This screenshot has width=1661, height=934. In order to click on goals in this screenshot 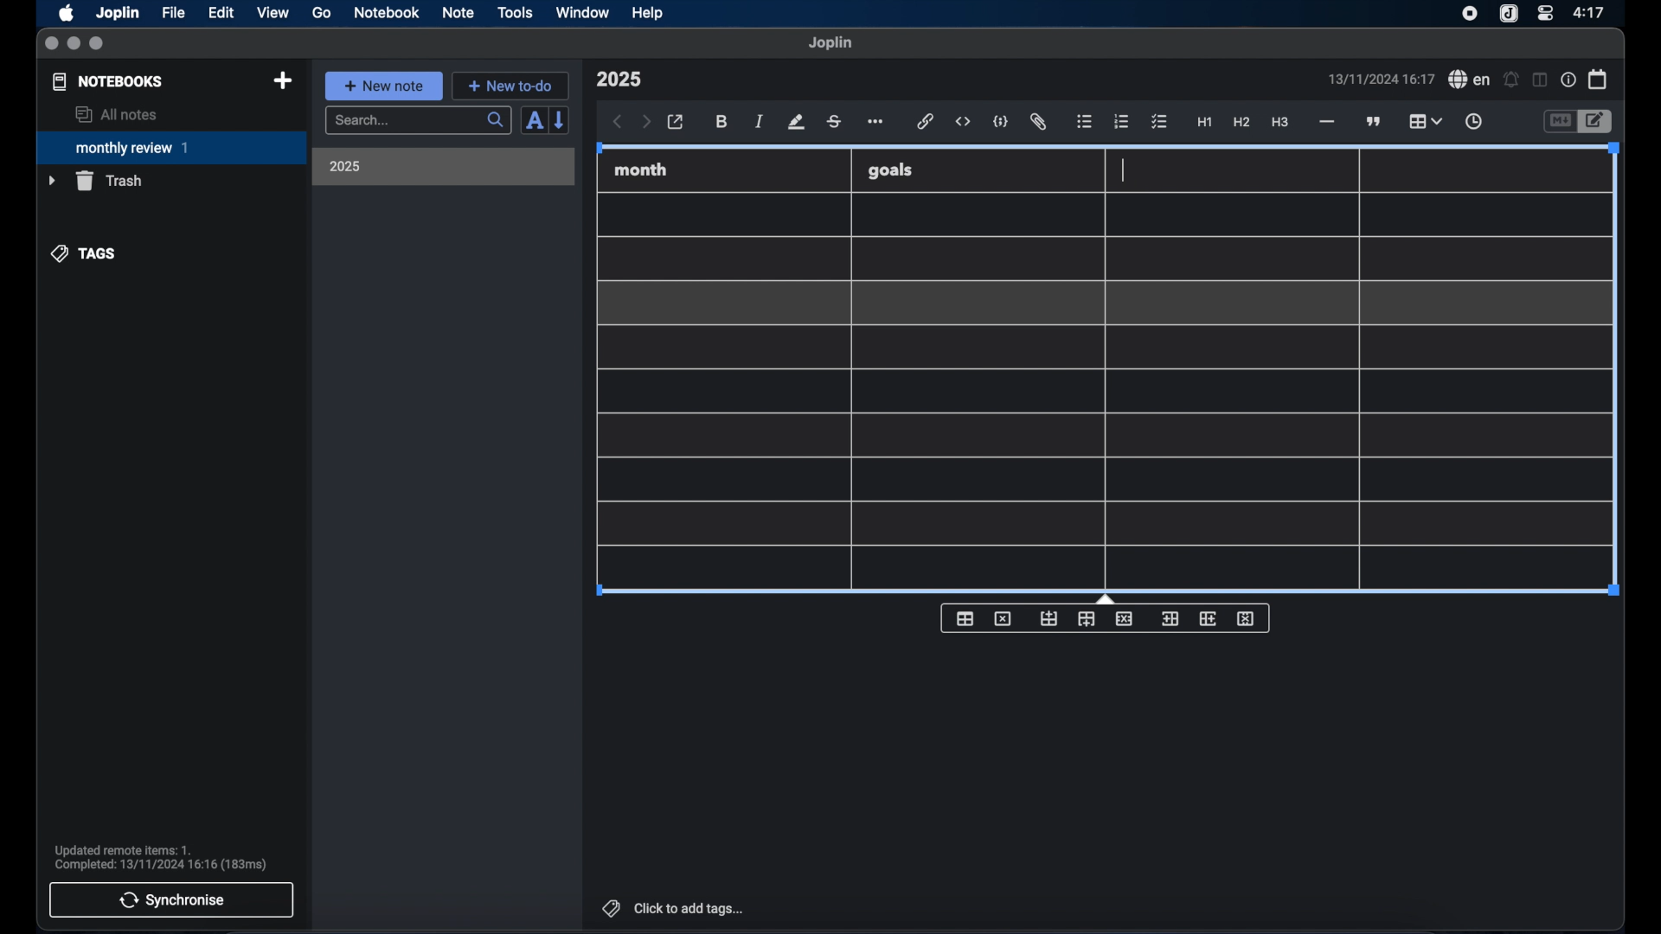, I will do `click(890, 170)`.